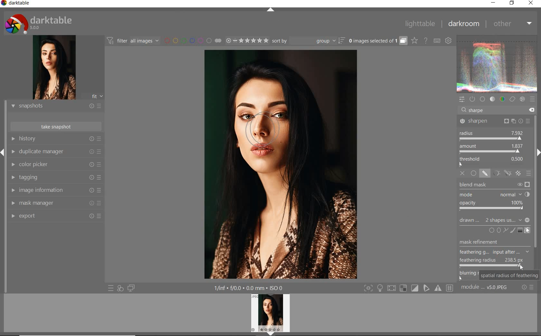 This screenshot has width=541, height=336. I want to click on reset or presets & preferences, so click(528, 288).